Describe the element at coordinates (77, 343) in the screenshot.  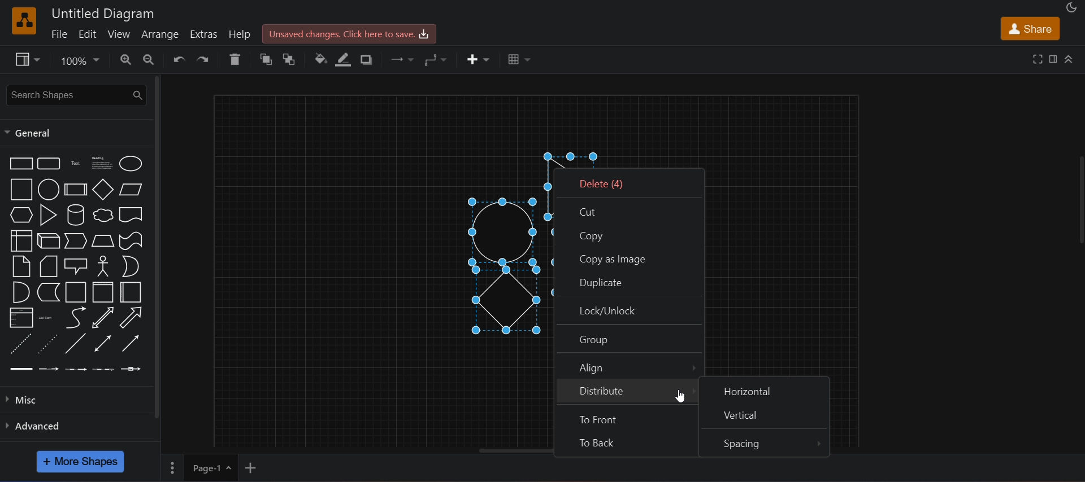
I see `line` at that location.